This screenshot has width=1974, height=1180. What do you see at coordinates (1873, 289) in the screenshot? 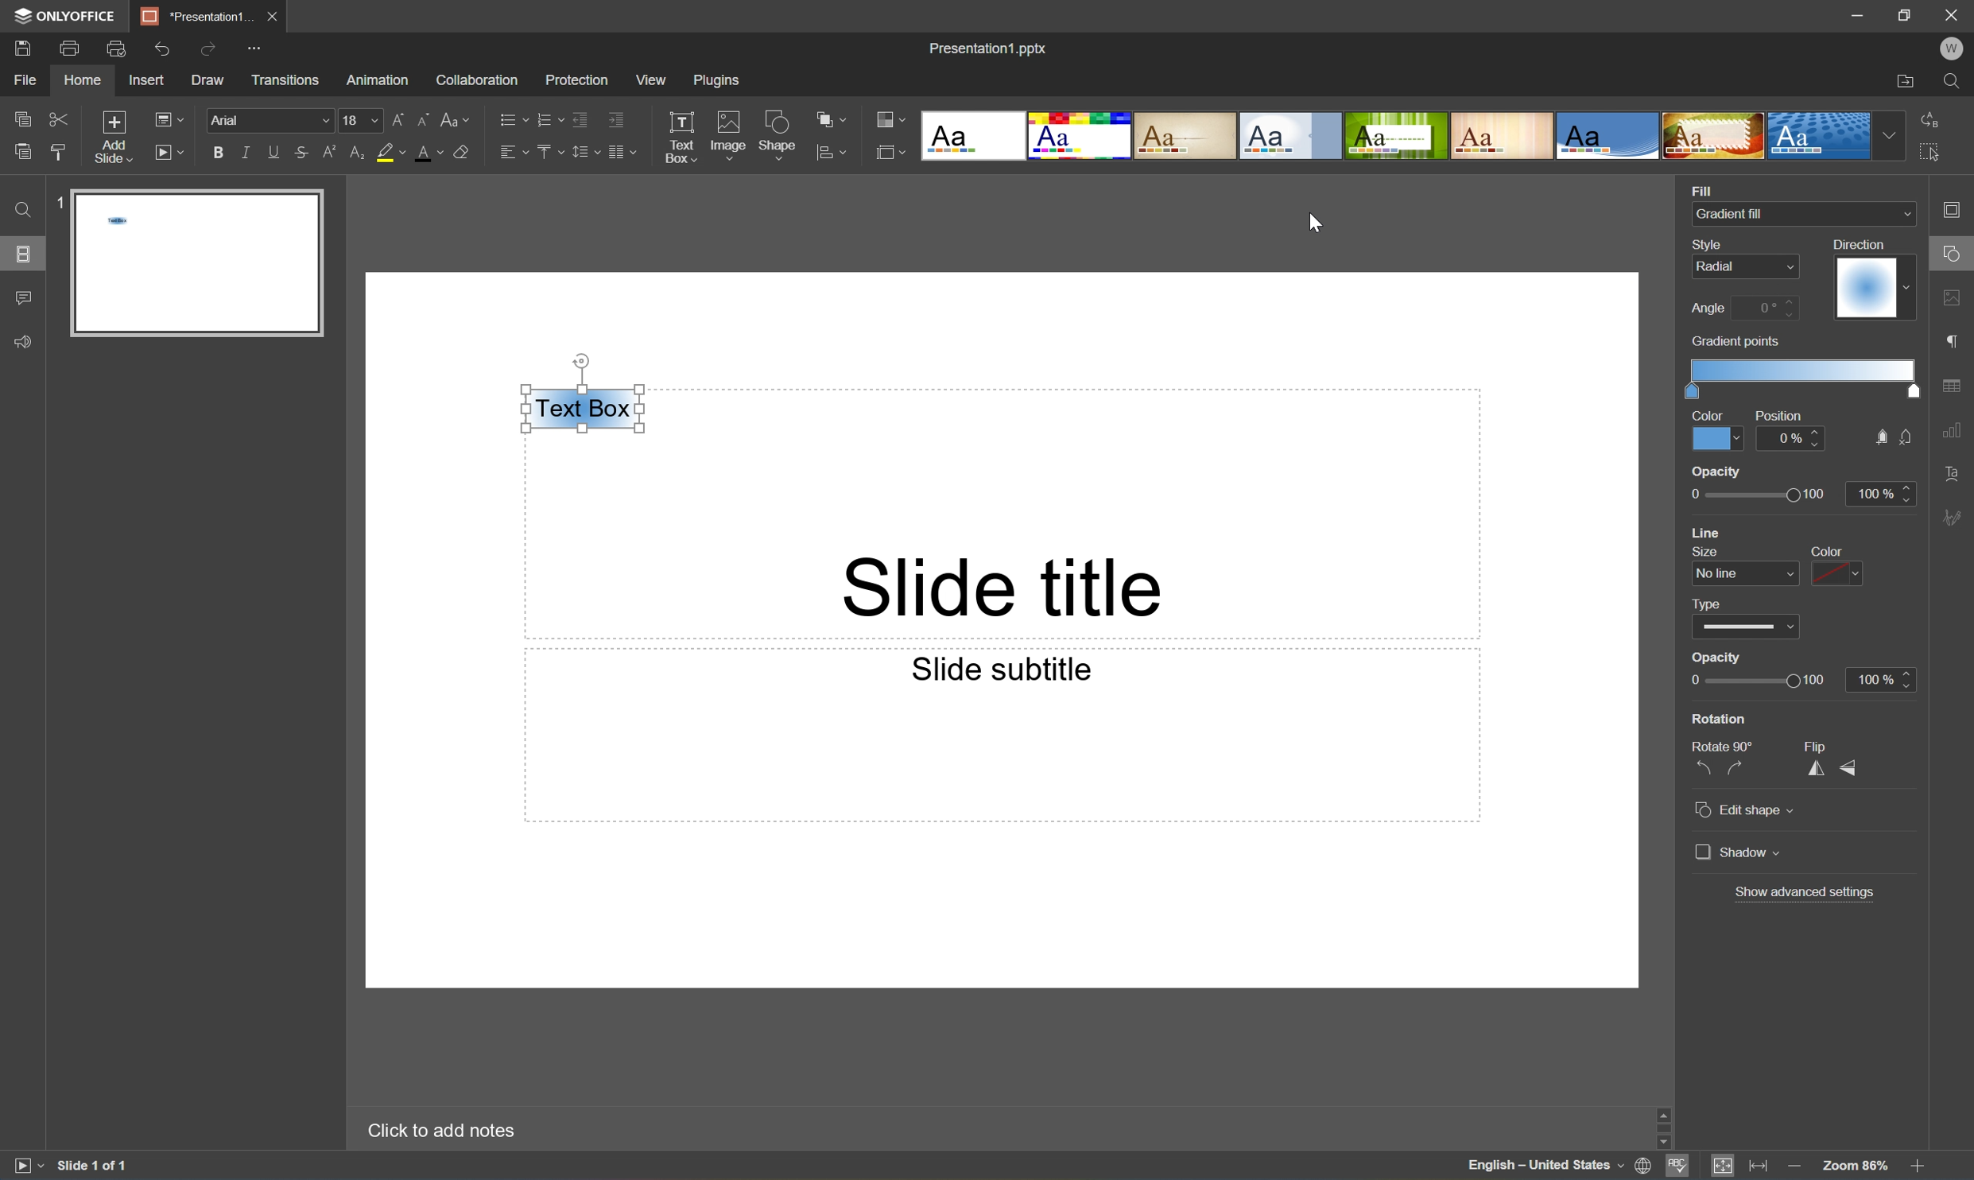
I see `Direction` at bounding box center [1873, 289].